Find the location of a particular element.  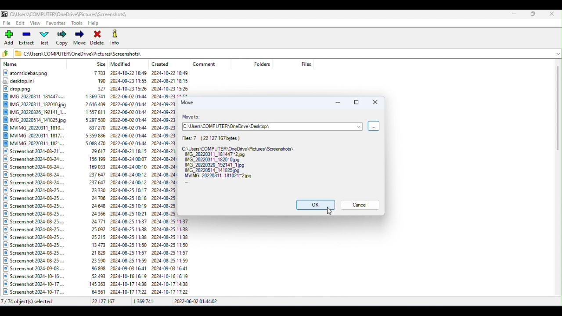

Info is located at coordinates (116, 37).